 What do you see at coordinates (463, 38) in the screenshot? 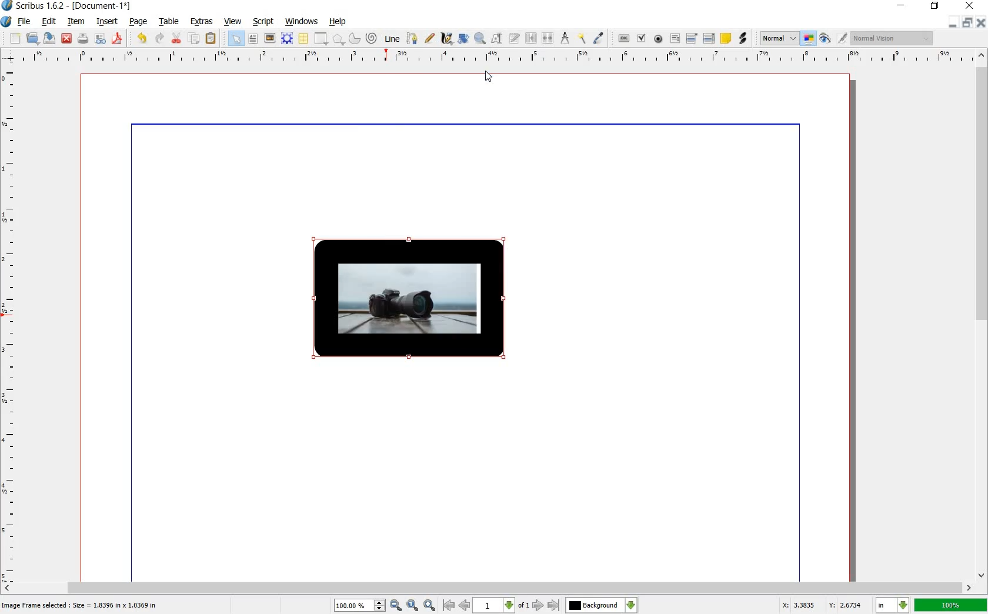
I see `rotate item` at bounding box center [463, 38].